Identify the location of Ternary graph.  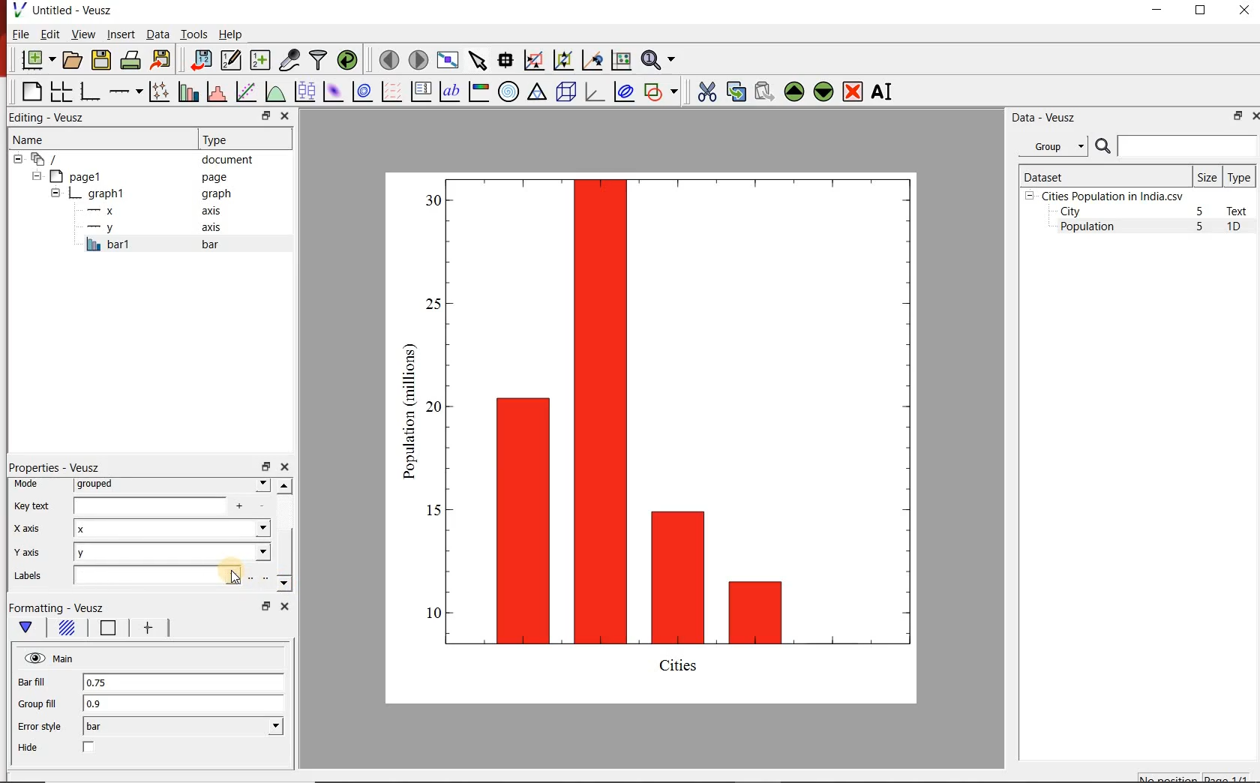
(537, 92).